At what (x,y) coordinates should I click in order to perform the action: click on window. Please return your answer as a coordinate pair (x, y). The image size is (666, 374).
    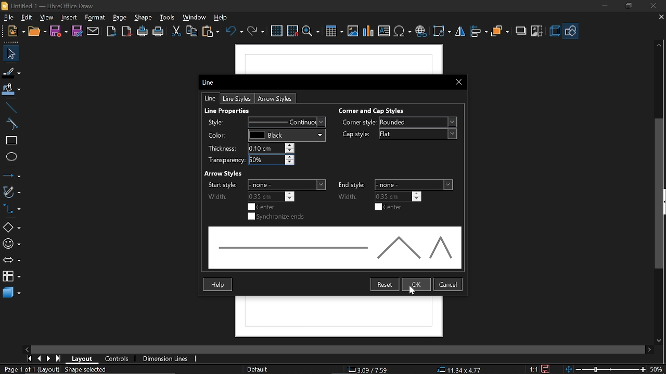
    Looking at the image, I should click on (196, 17).